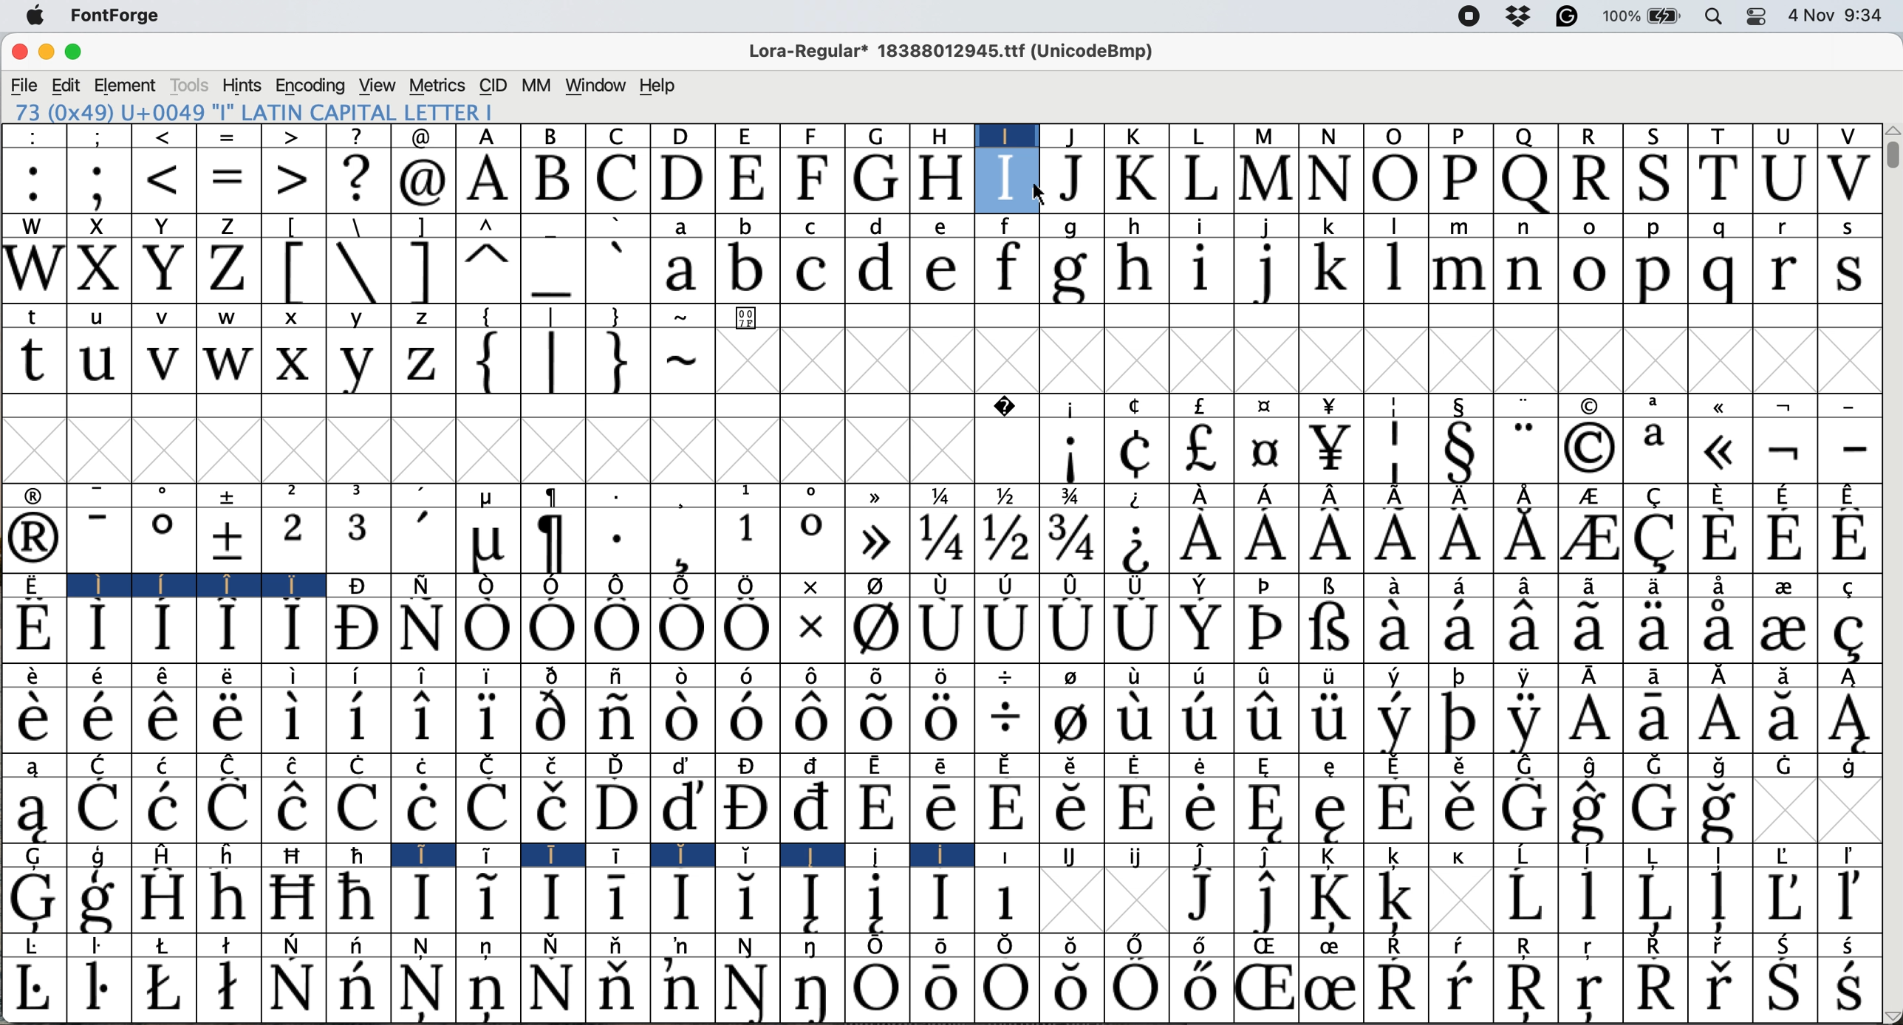 The height and width of the screenshot is (1025, 1903). What do you see at coordinates (1715, 812) in the screenshot?
I see `Symbol` at bounding box center [1715, 812].